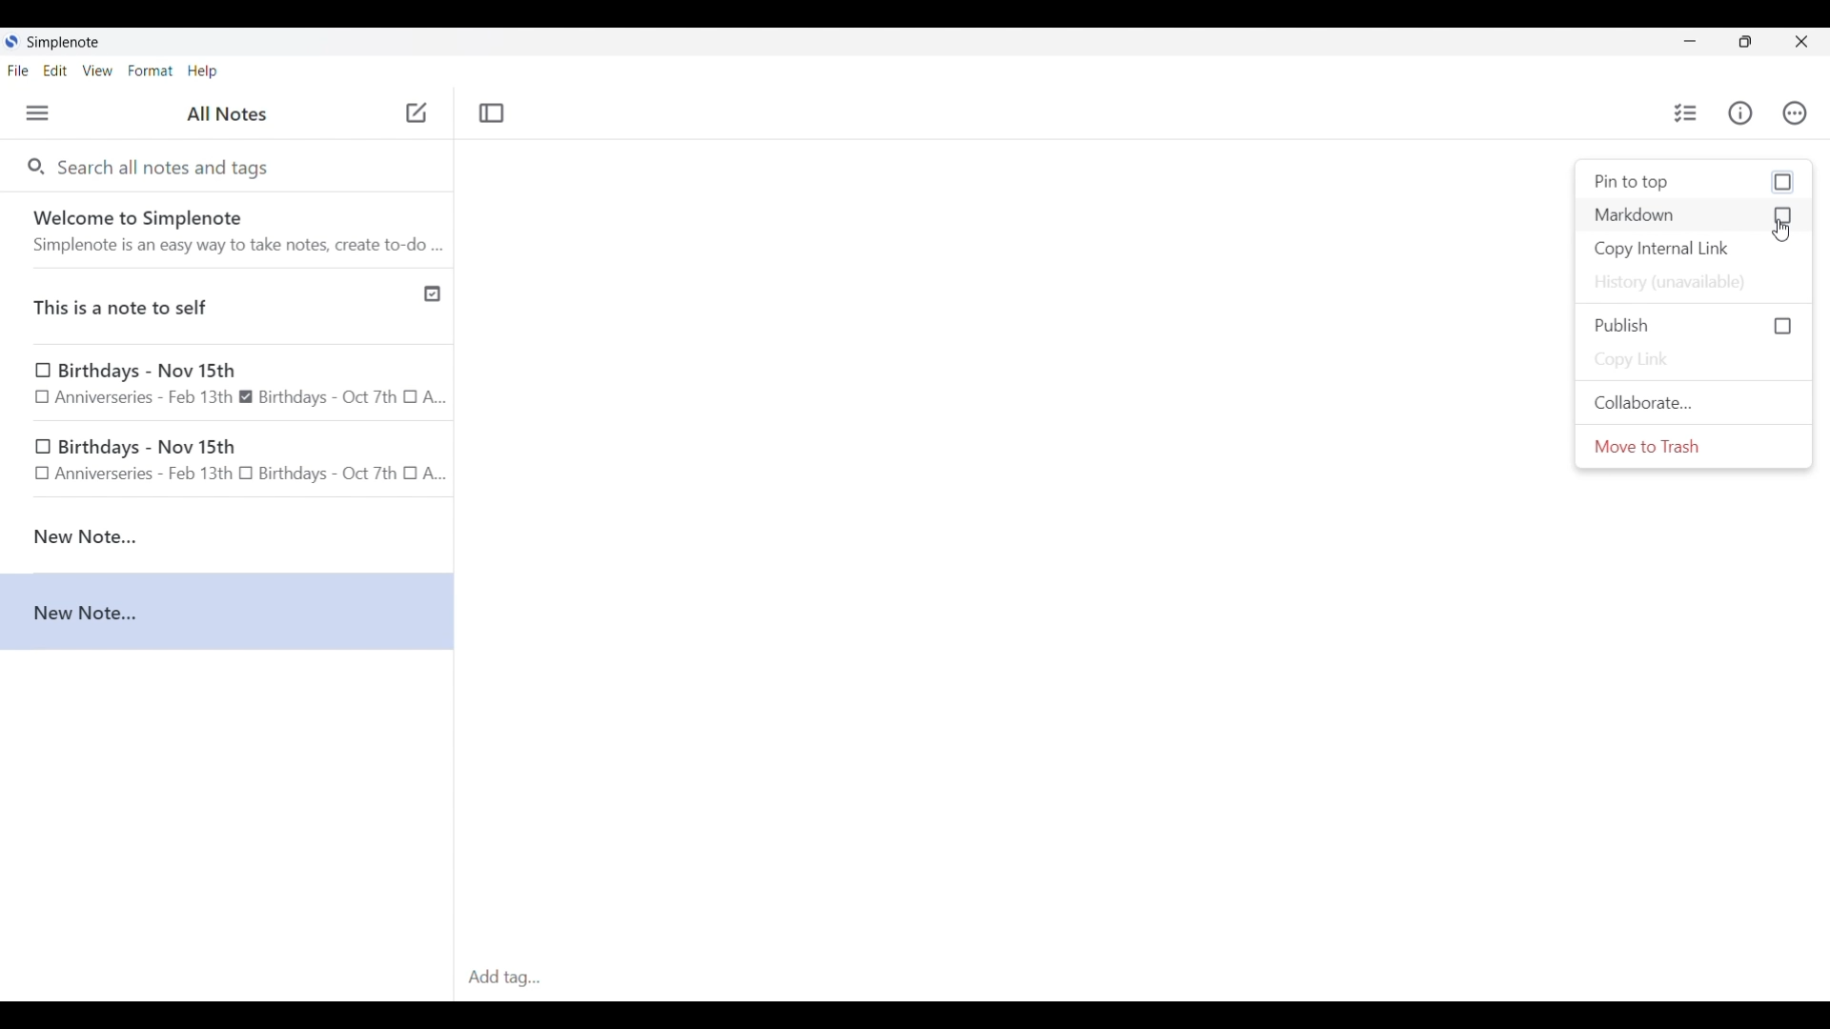 The image size is (1830, 1029). What do you see at coordinates (202, 71) in the screenshot?
I see `Help menu` at bounding box center [202, 71].